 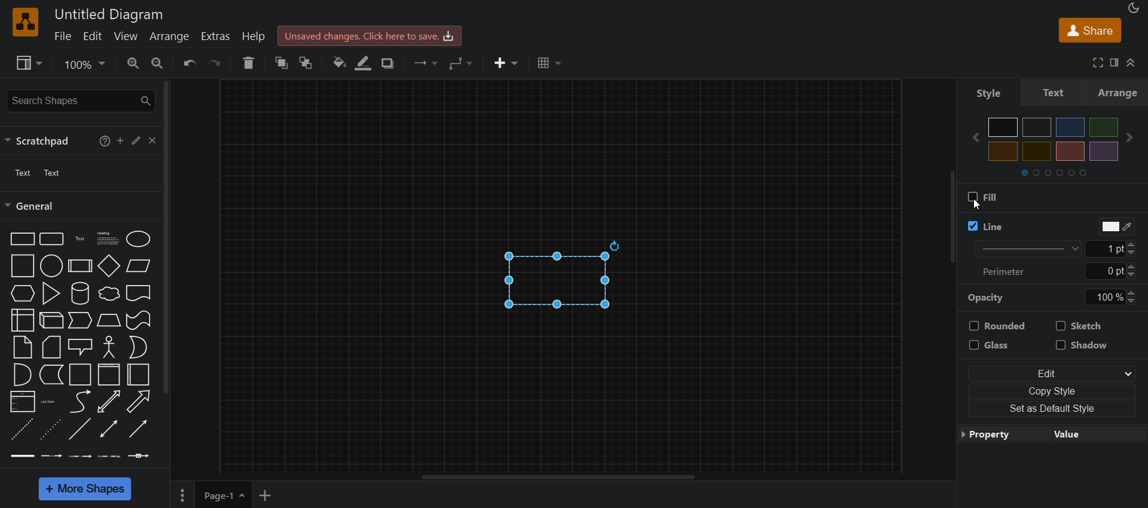 What do you see at coordinates (1055, 390) in the screenshot?
I see `copy style` at bounding box center [1055, 390].